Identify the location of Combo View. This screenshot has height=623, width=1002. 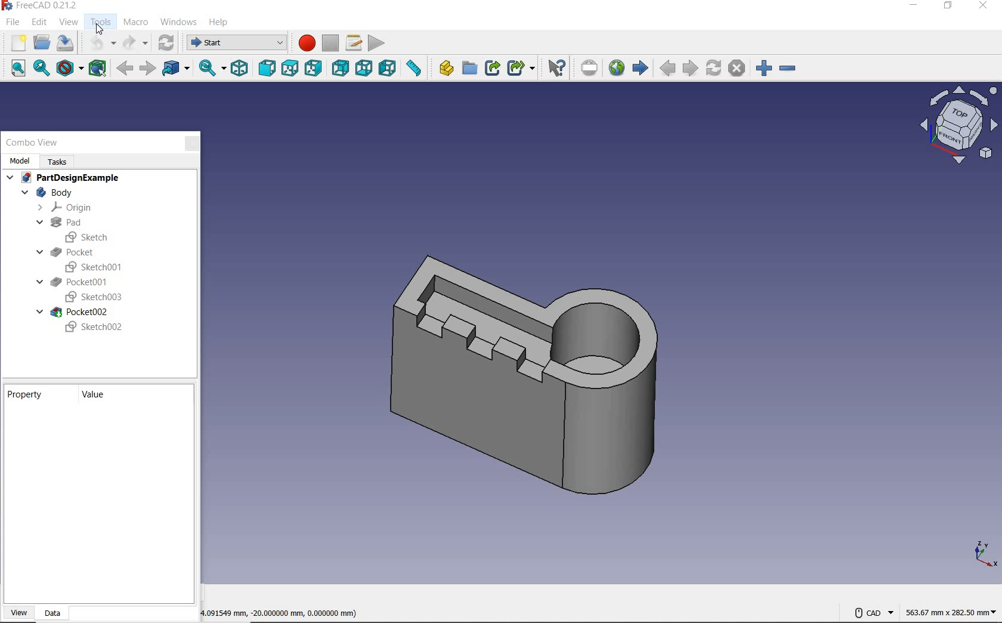
(33, 143).